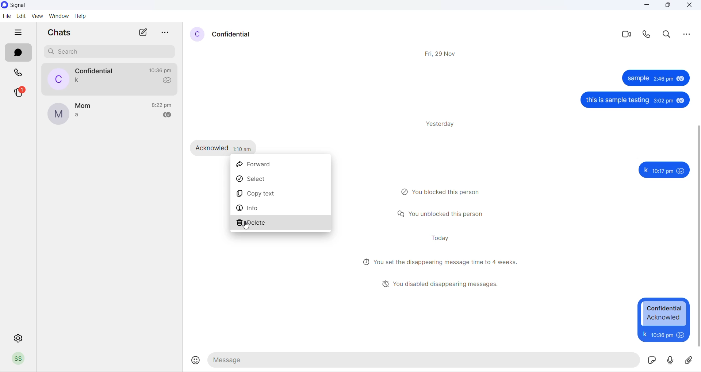  What do you see at coordinates (682, 170) in the screenshot?
I see `seen` at bounding box center [682, 170].